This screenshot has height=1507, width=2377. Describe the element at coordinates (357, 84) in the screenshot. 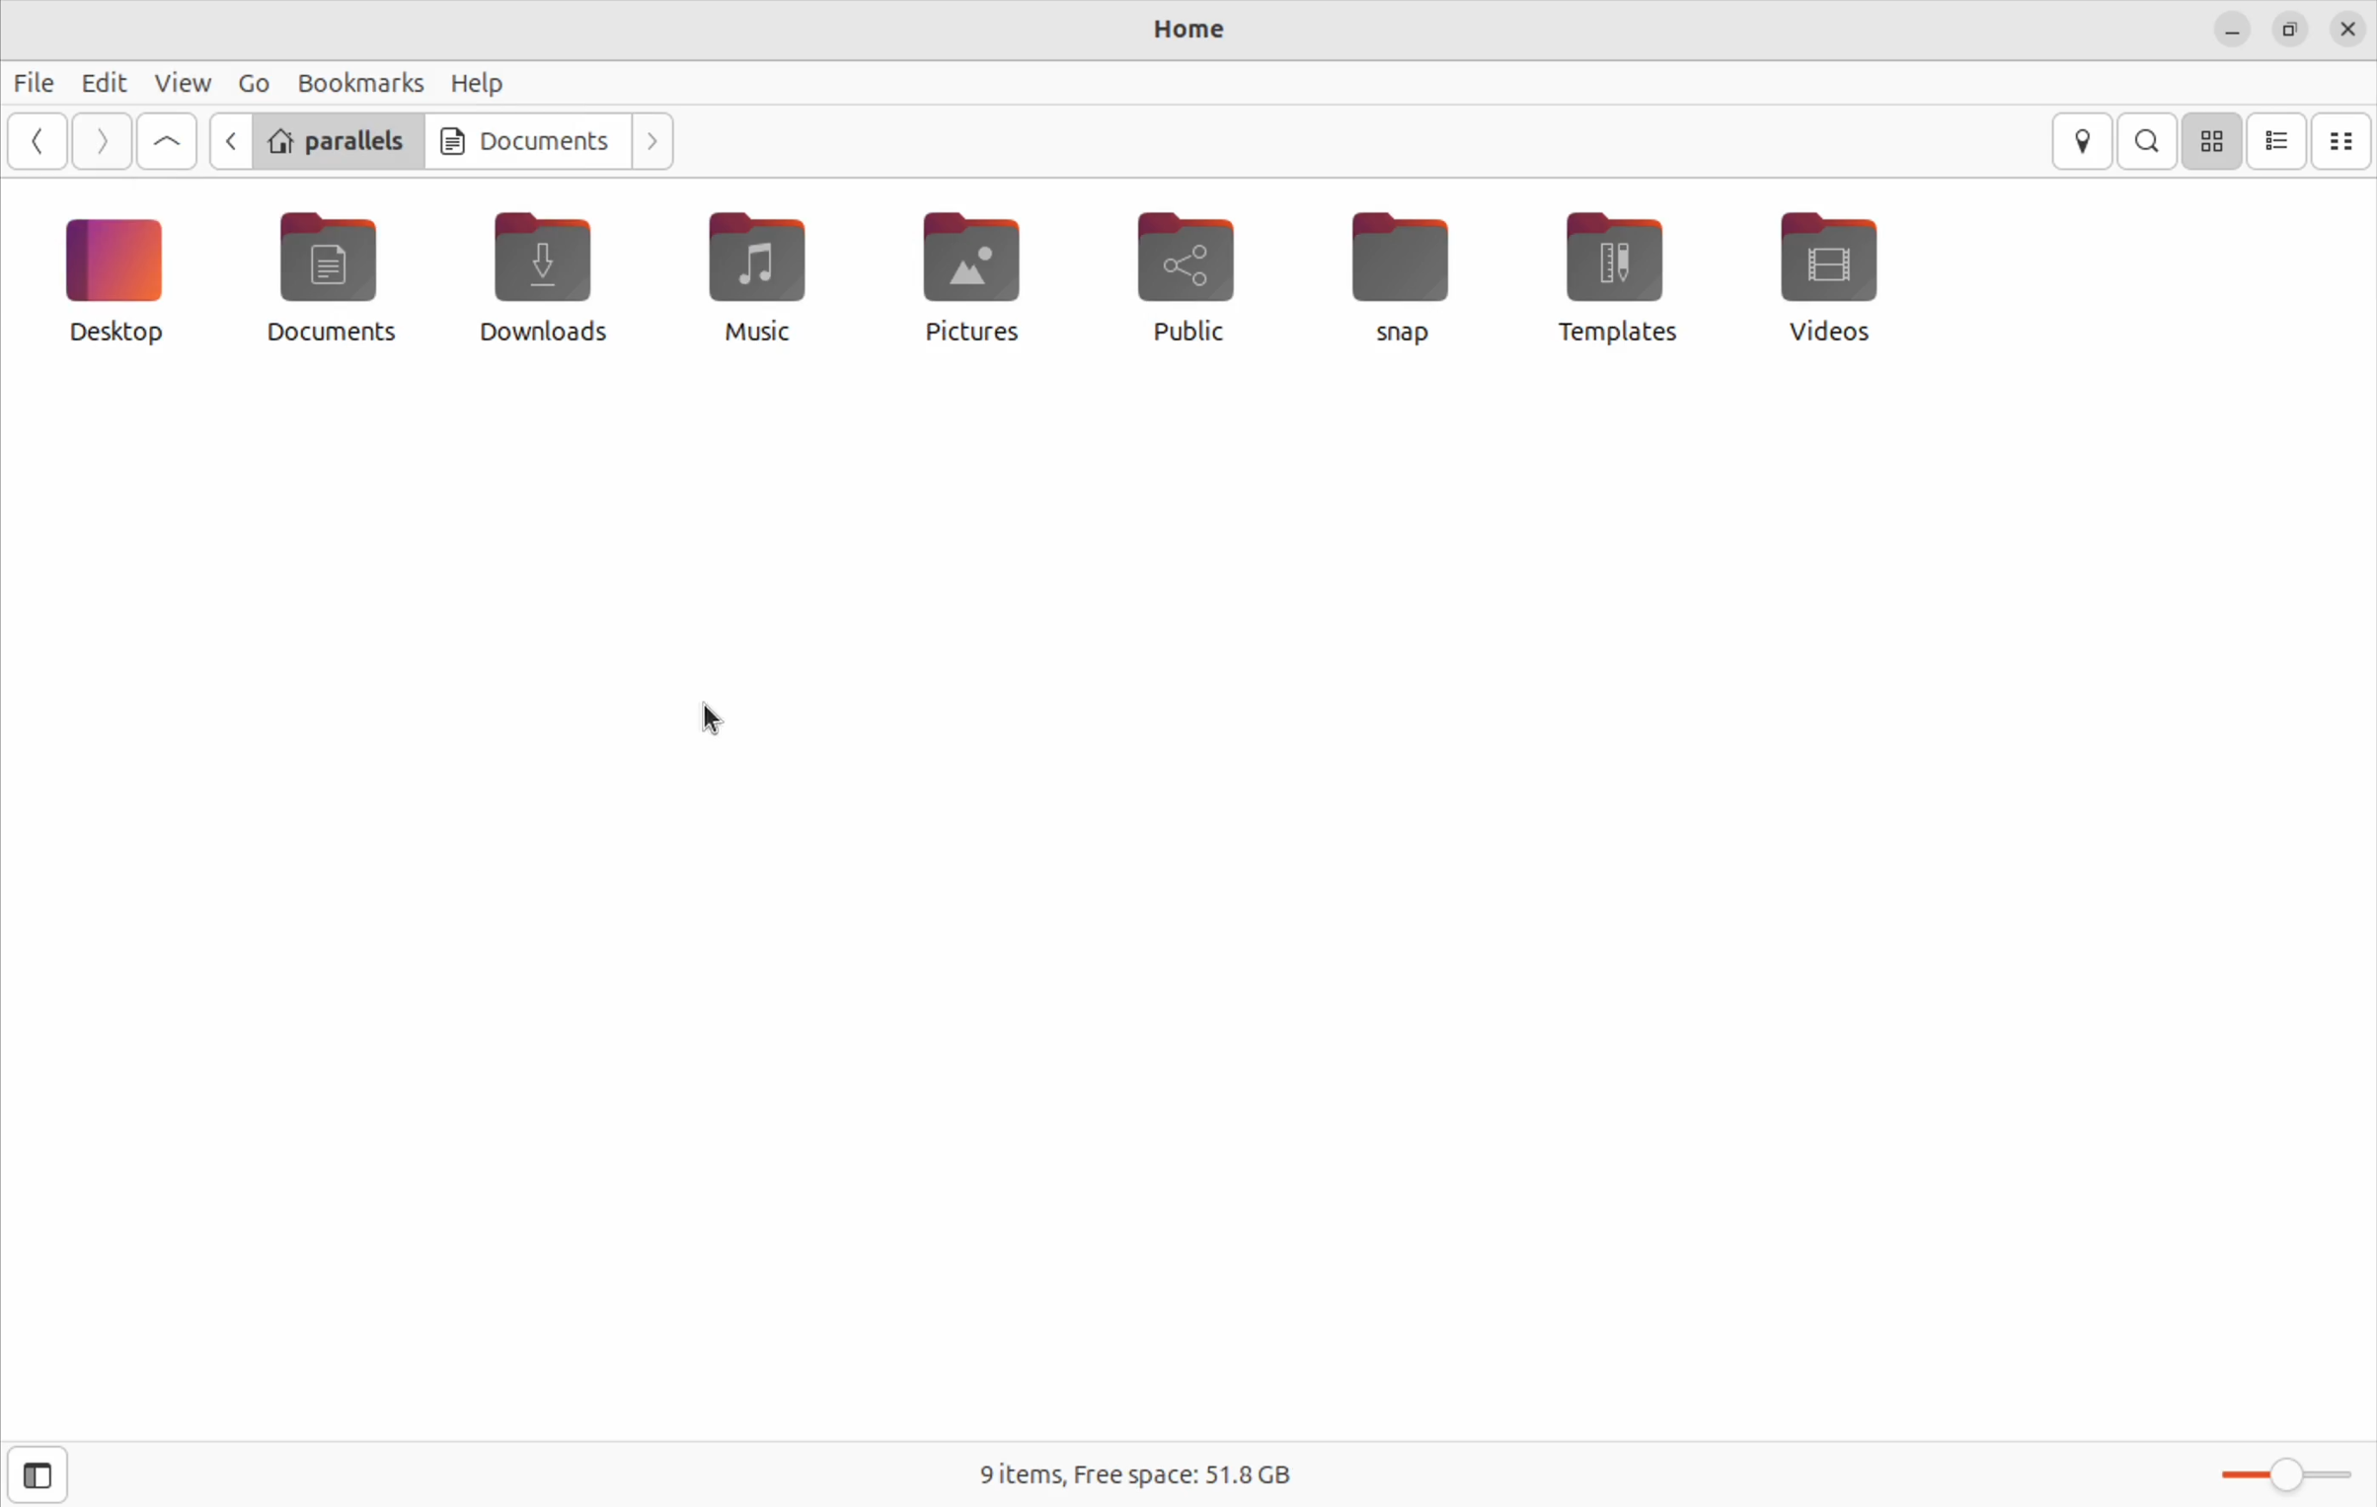

I see `bookmarks` at that location.